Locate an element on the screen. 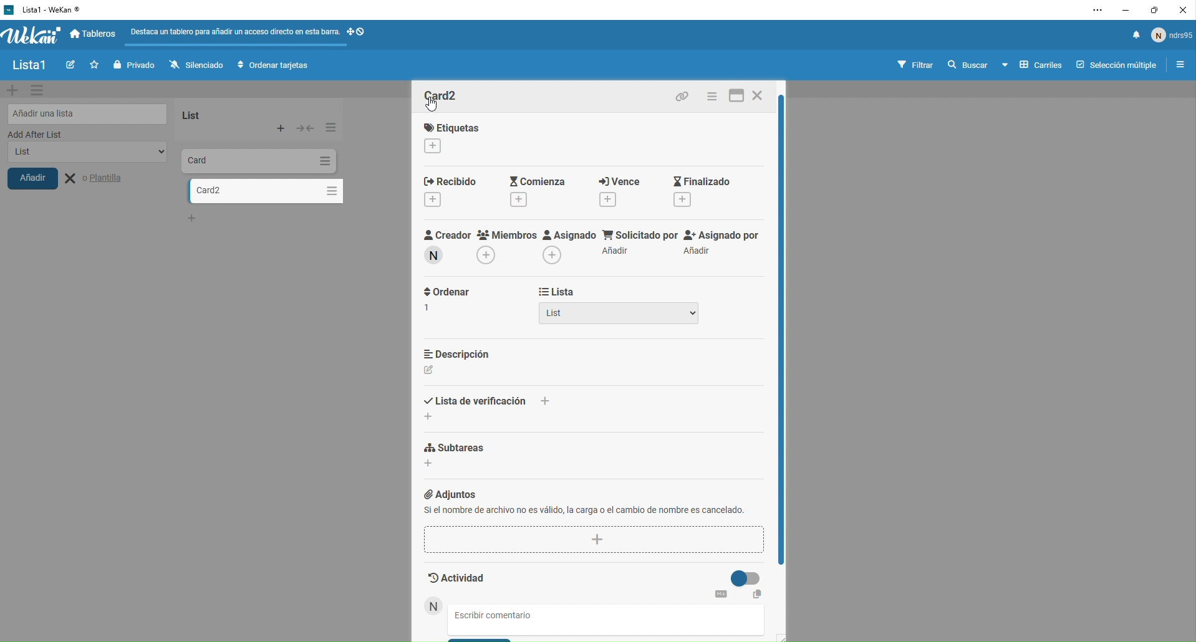 The height and width of the screenshot is (642, 1196). menu is located at coordinates (713, 96).